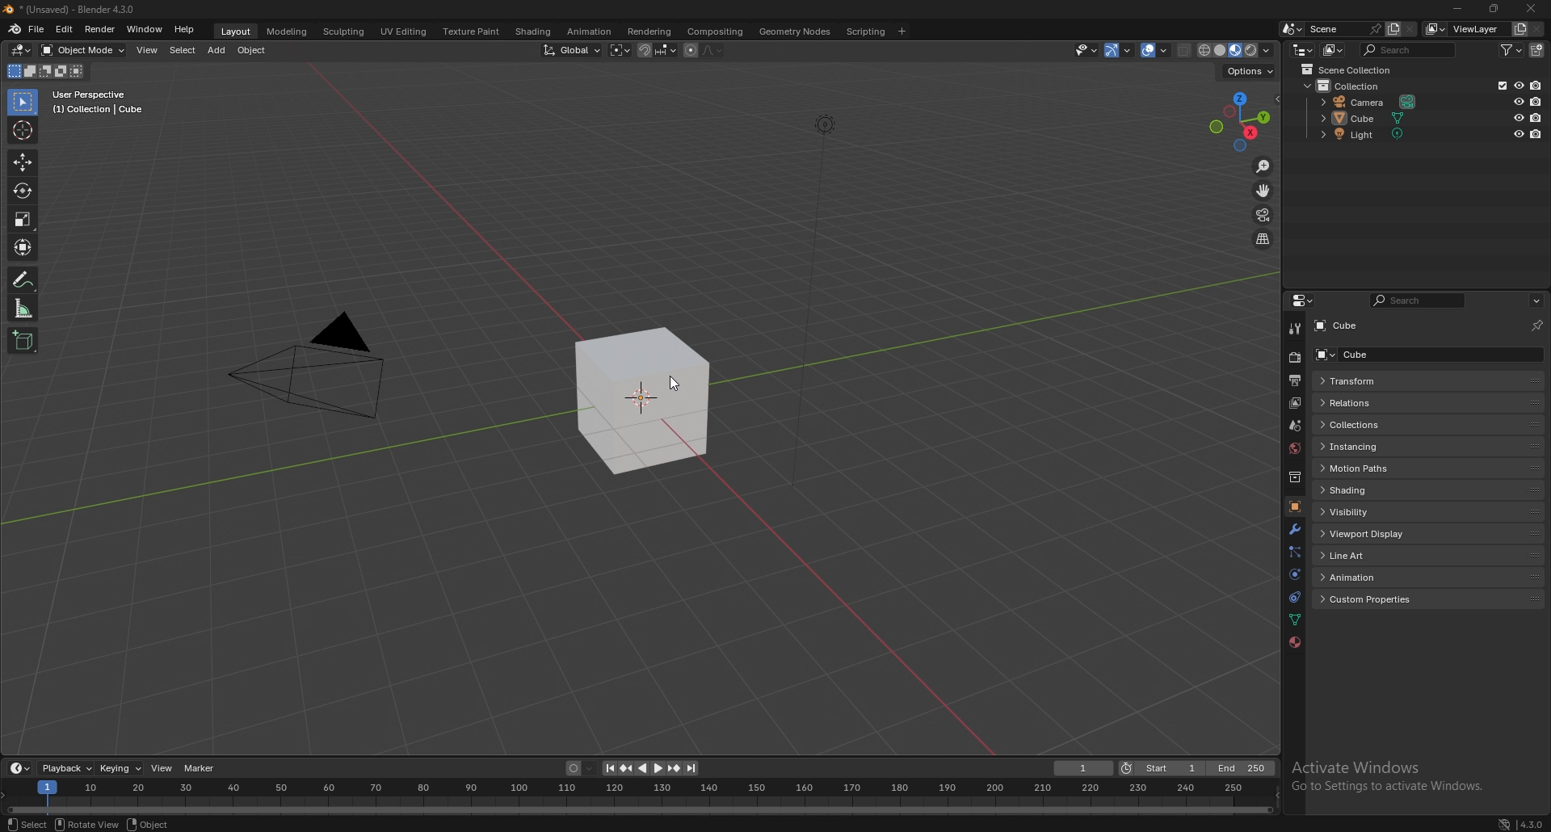 This screenshot has width=1551, height=832. I want to click on transform pivot point, so click(619, 49).